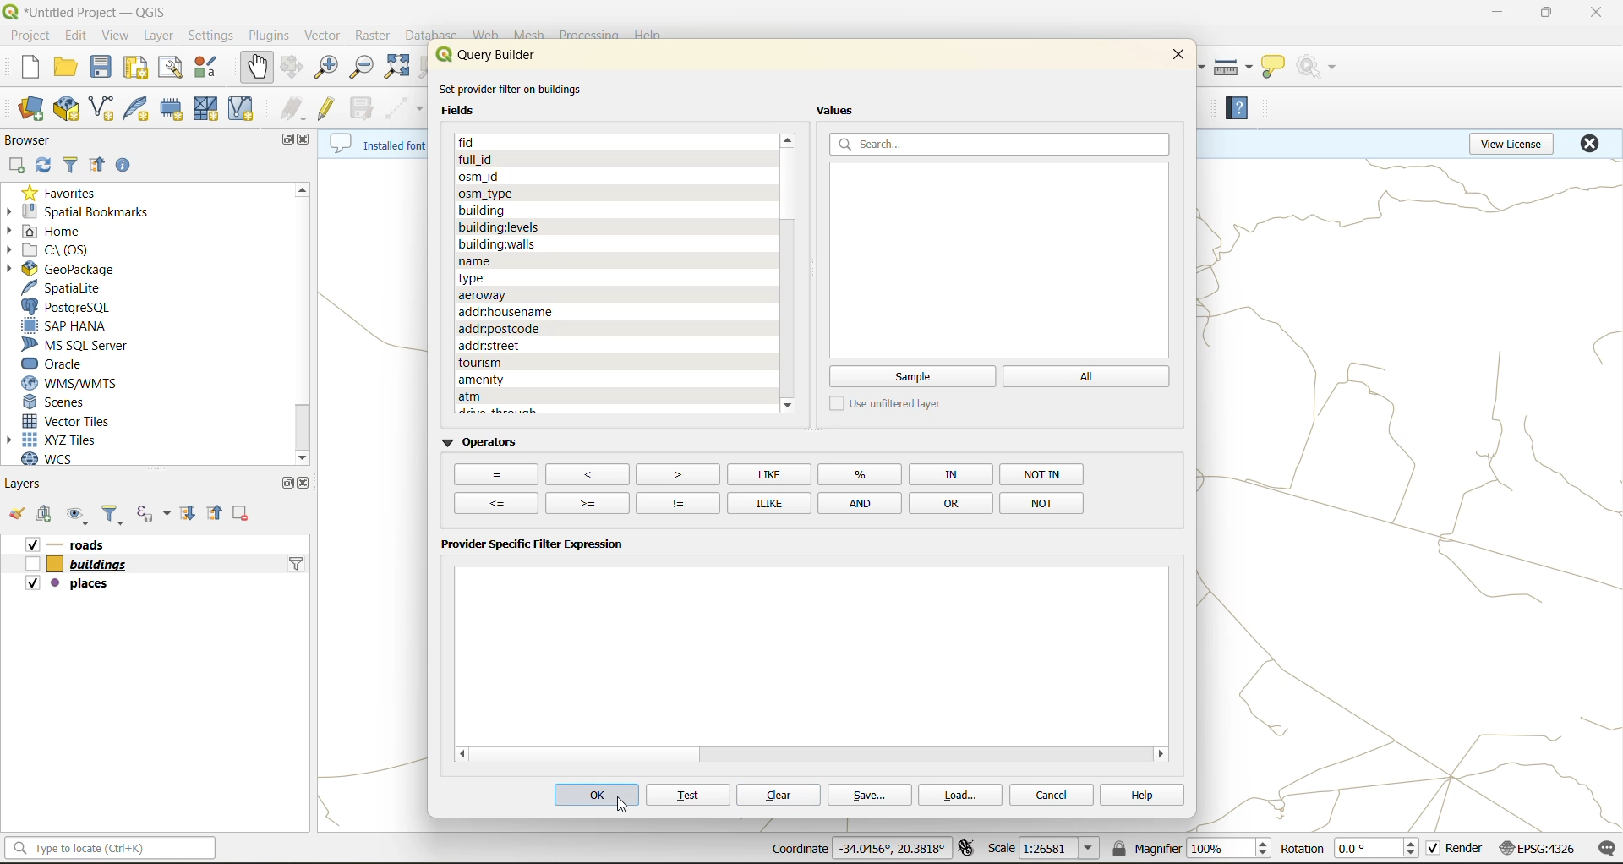 The image size is (1623, 864). Describe the element at coordinates (1539, 850) in the screenshot. I see `crs` at that location.